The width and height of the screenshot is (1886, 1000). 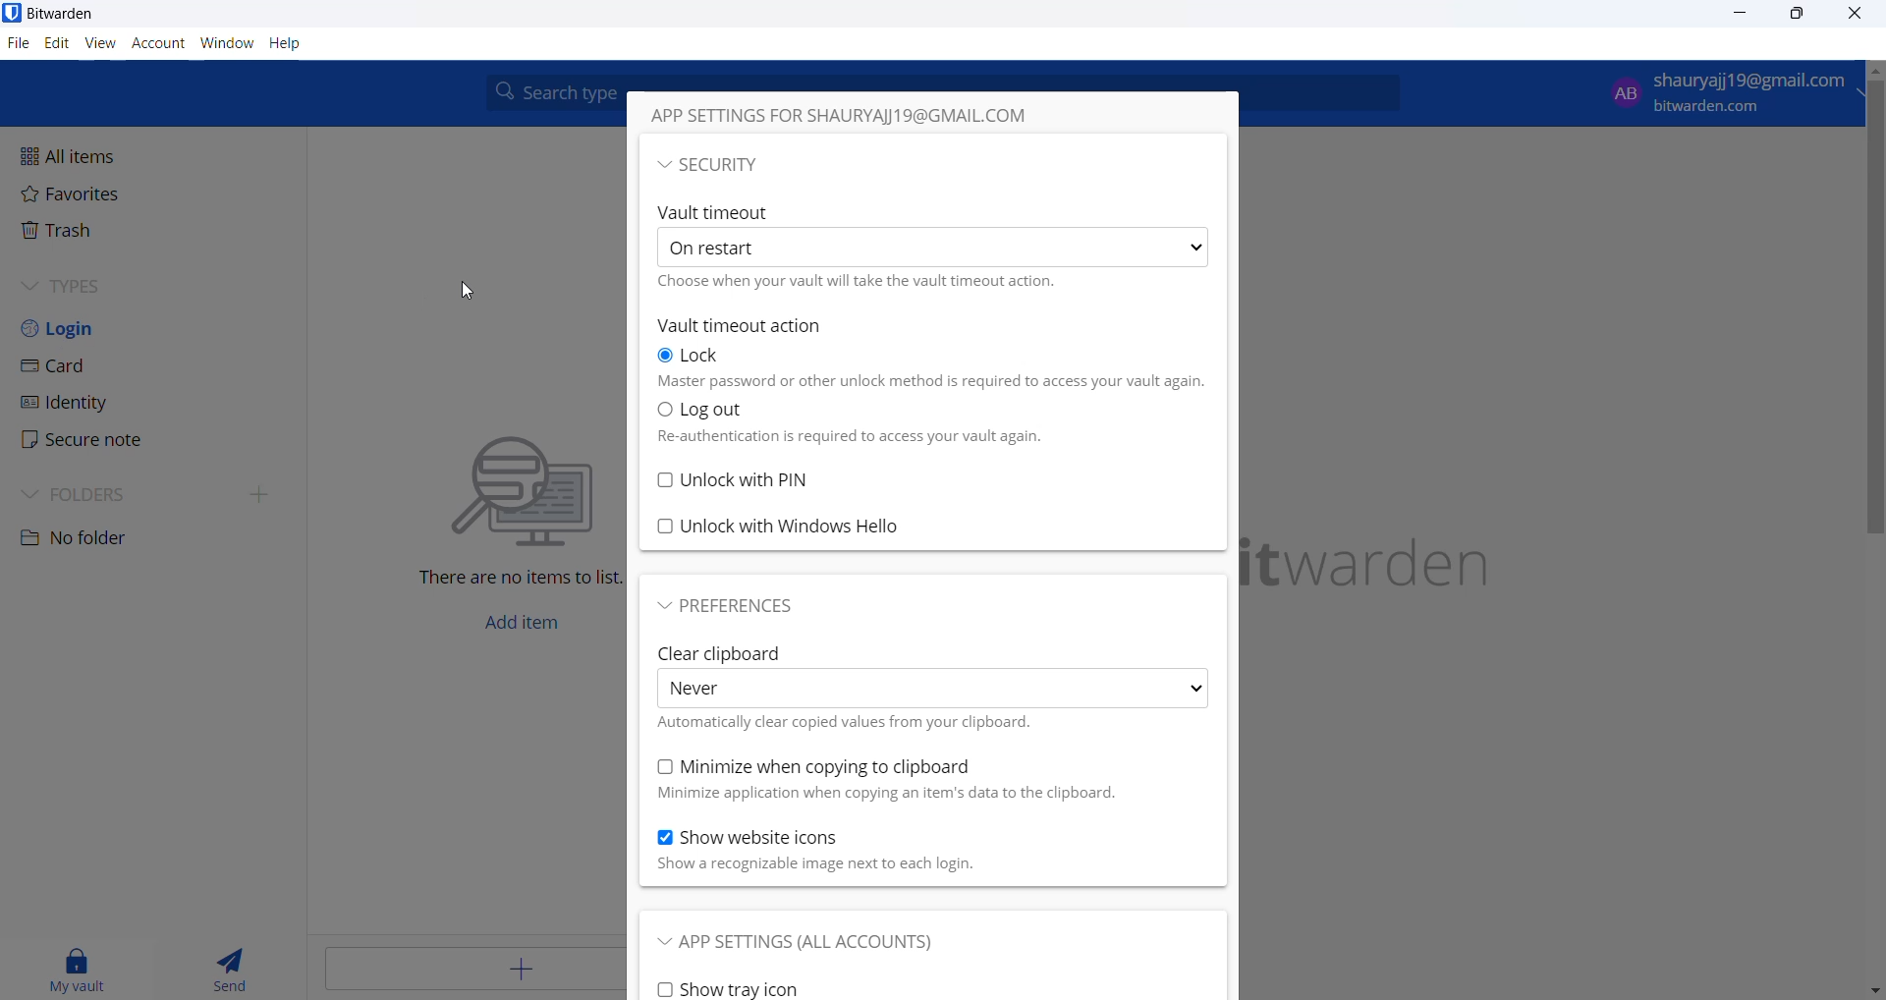 I want to click on show tray icon, so click(x=738, y=990).